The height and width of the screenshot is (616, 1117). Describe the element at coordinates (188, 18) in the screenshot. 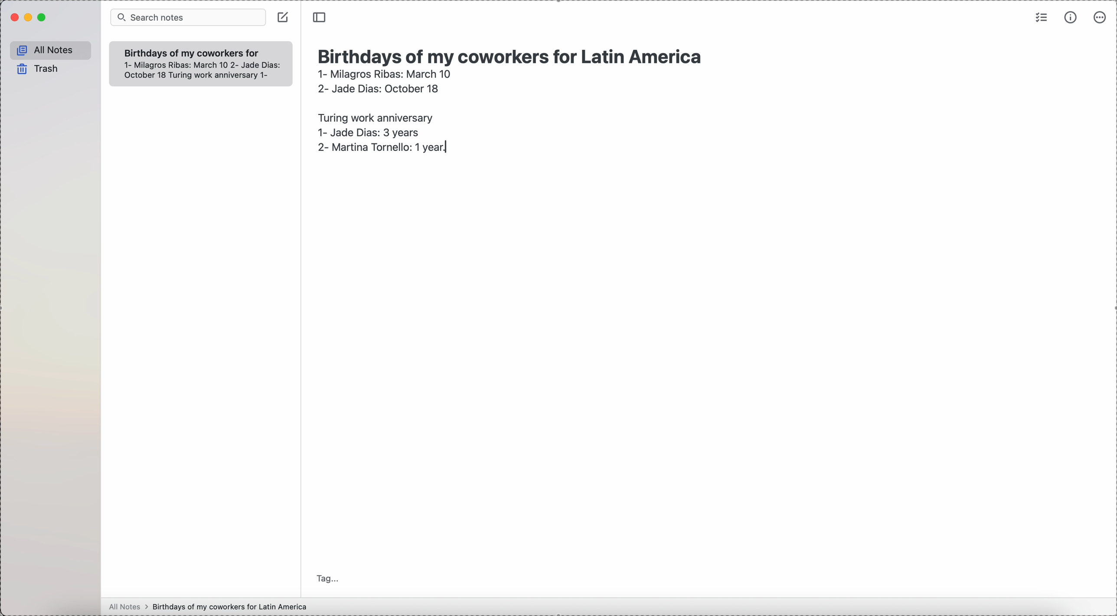

I see `search bar` at that location.